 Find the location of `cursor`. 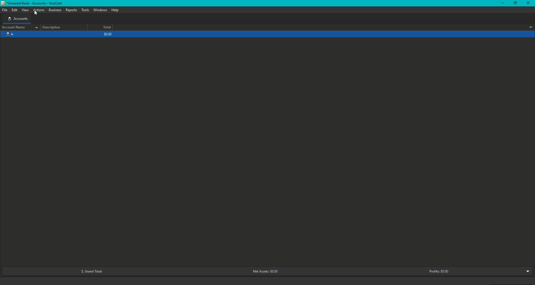

cursor is located at coordinates (38, 14).